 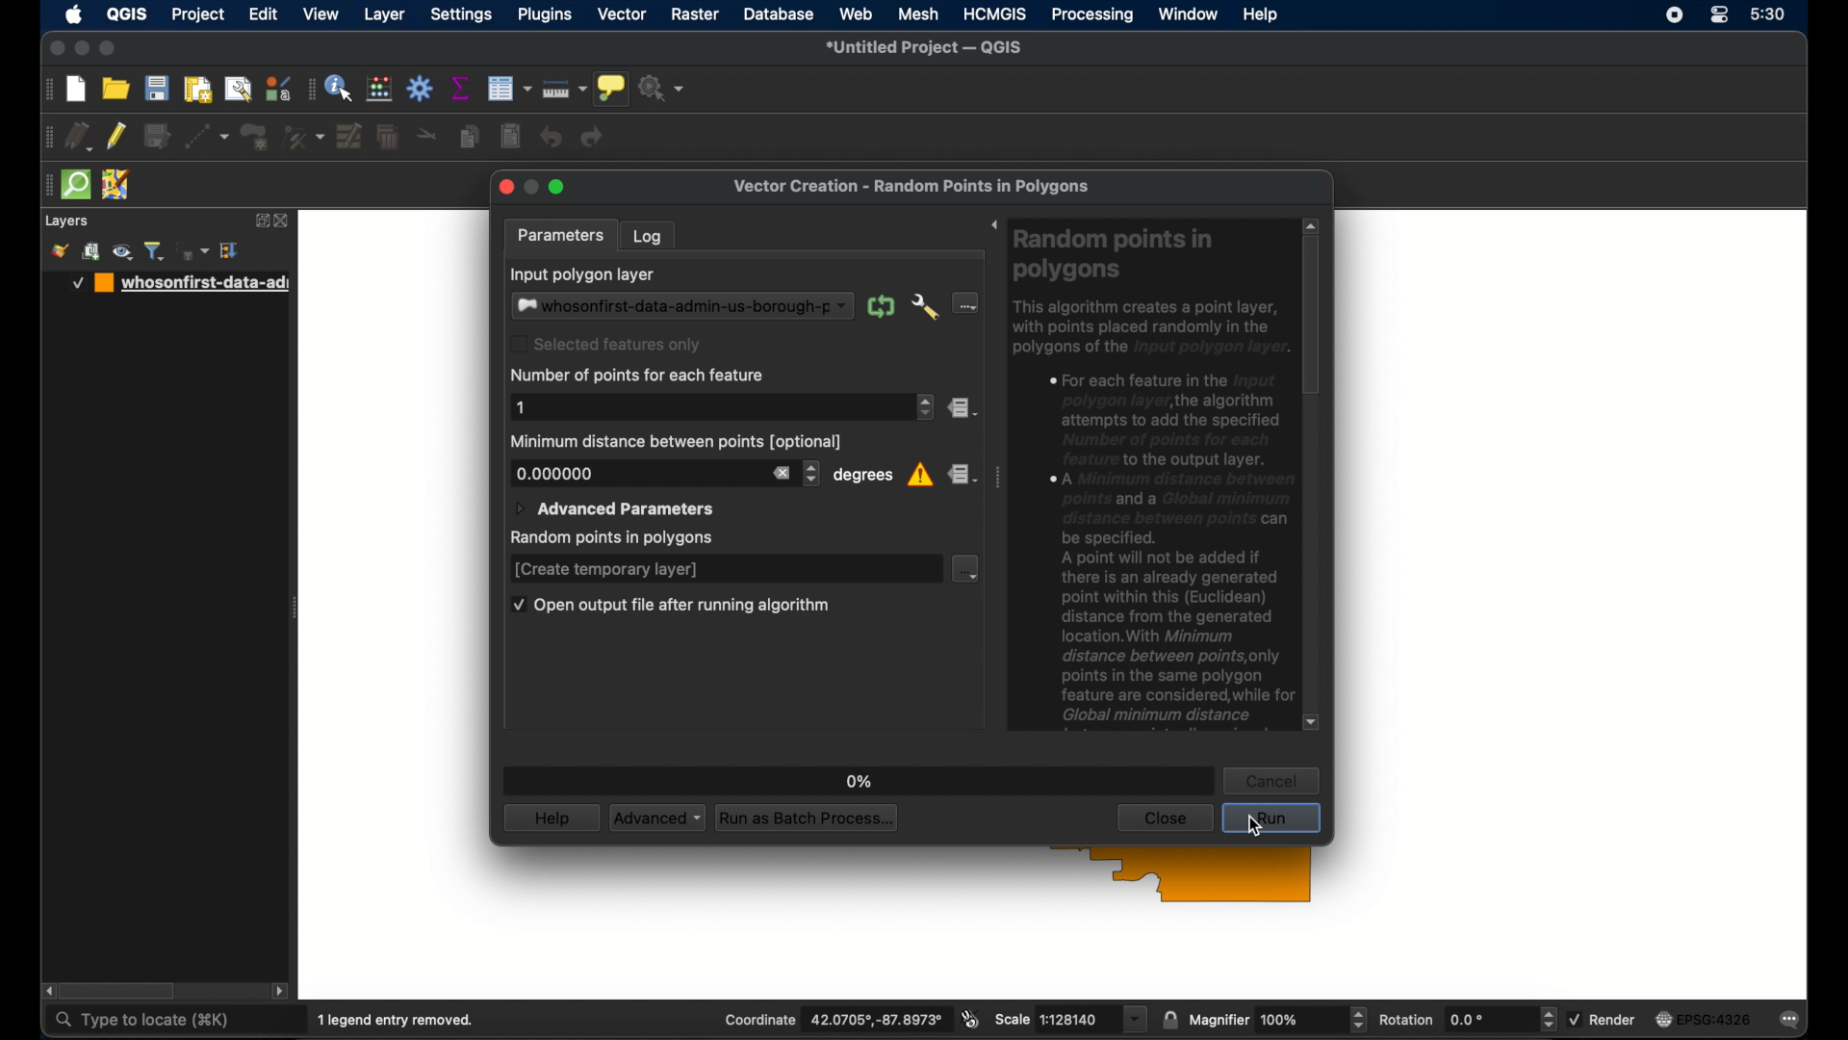 I want to click on selected features  only, so click(x=608, y=345).